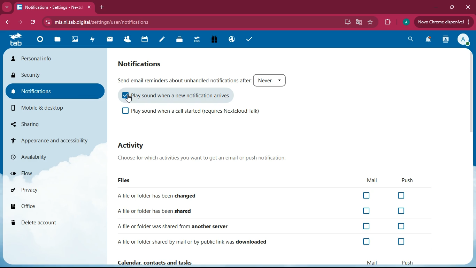  What do you see at coordinates (47, 155) in the screenshot?
I see `availability` at bounding box center [47, 155].